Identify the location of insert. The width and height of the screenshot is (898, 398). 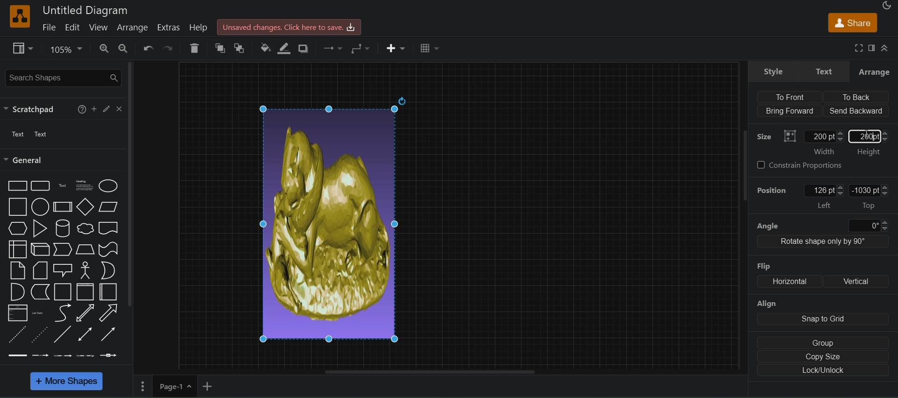
(396, 50).